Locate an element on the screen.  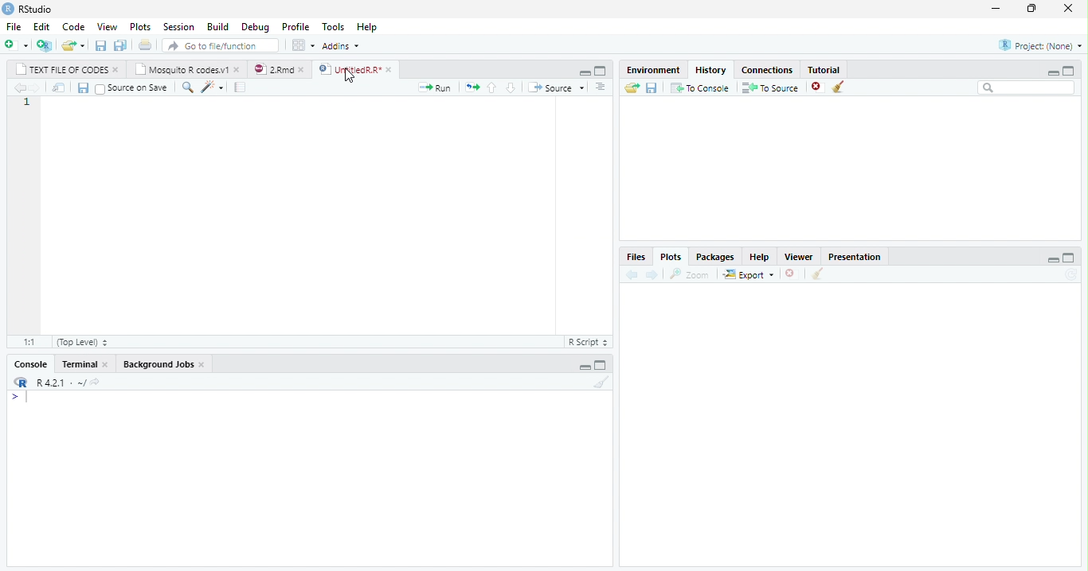
go to previous section is located at coordinates (493, 87).